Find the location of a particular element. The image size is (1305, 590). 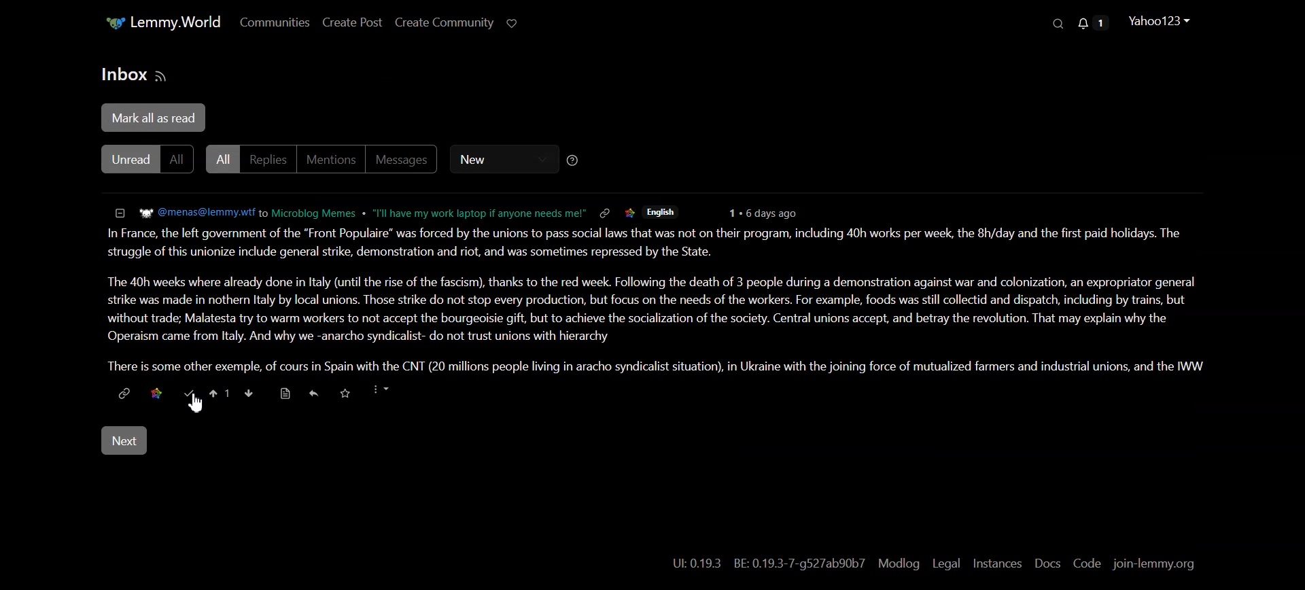

New is located at coordinates (504, 158).